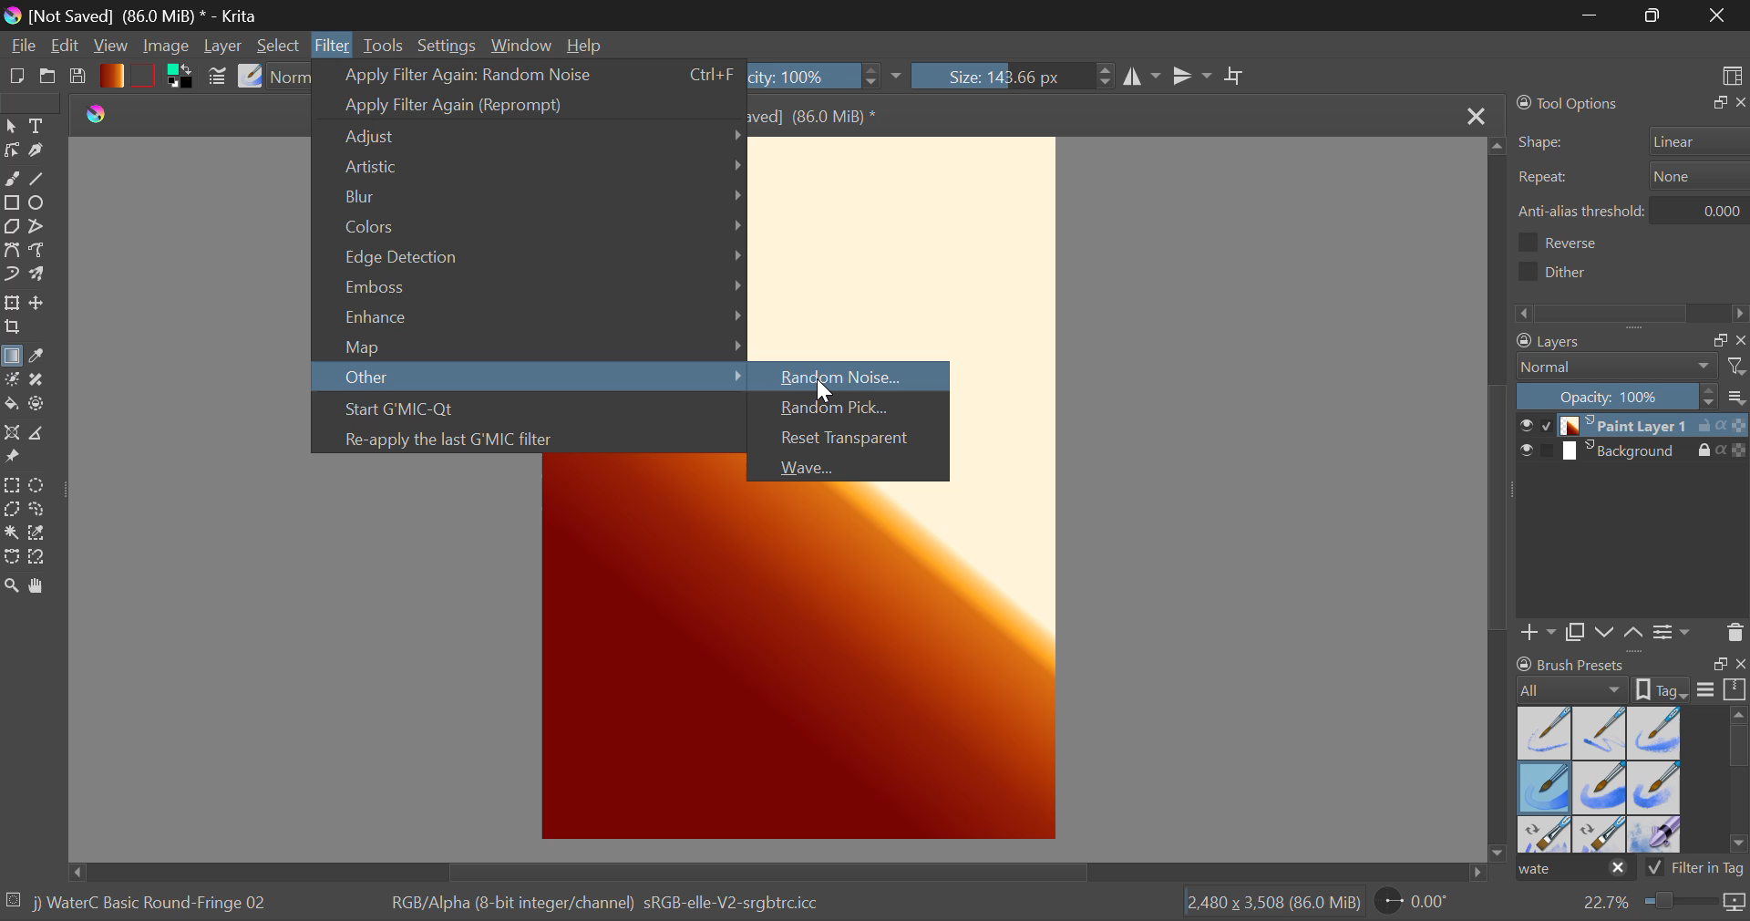  Describe the element at coordinates (11, 274) in the screenshot. I see `Dynamic Brush` at that location.